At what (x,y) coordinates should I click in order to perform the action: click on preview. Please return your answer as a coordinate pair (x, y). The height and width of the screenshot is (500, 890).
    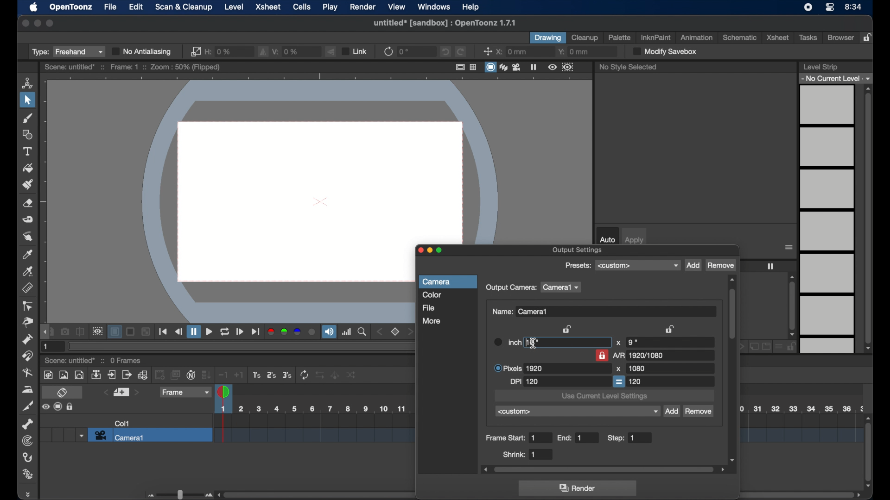
    Looking at the image, I should click on (97, 331).